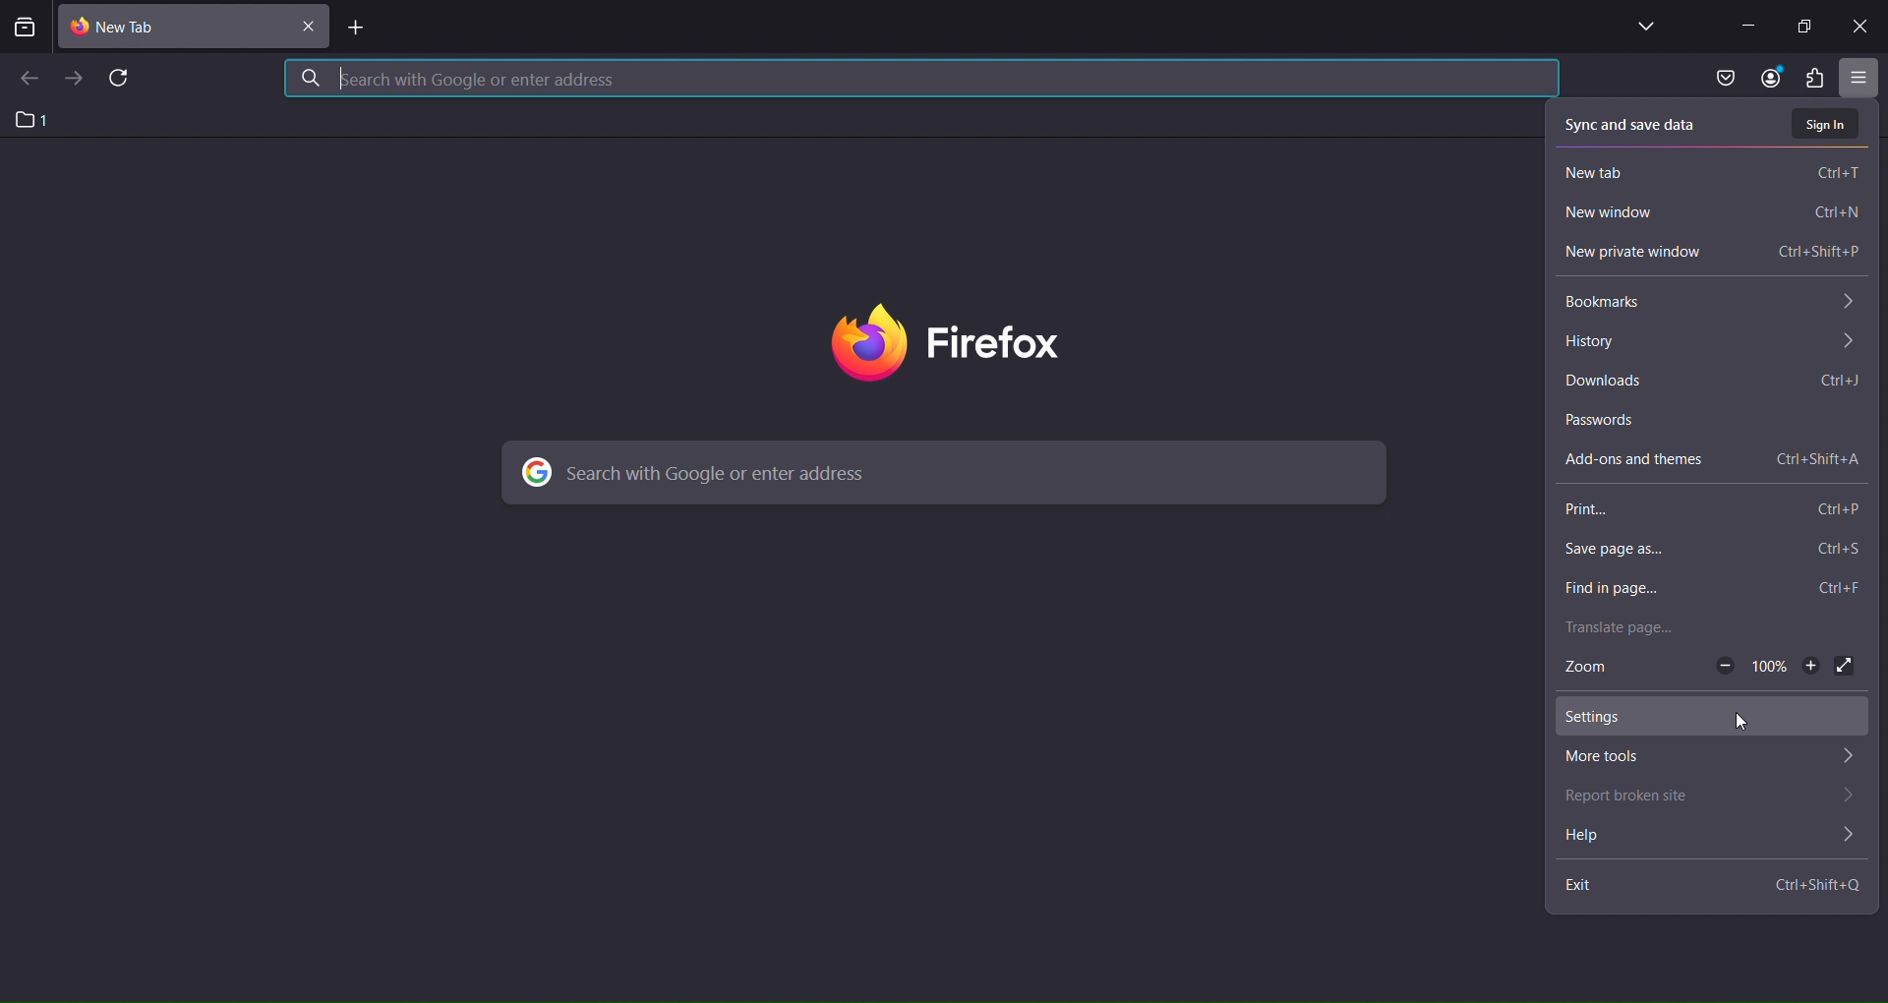  I want to click on new tab, so click(1708, 170).